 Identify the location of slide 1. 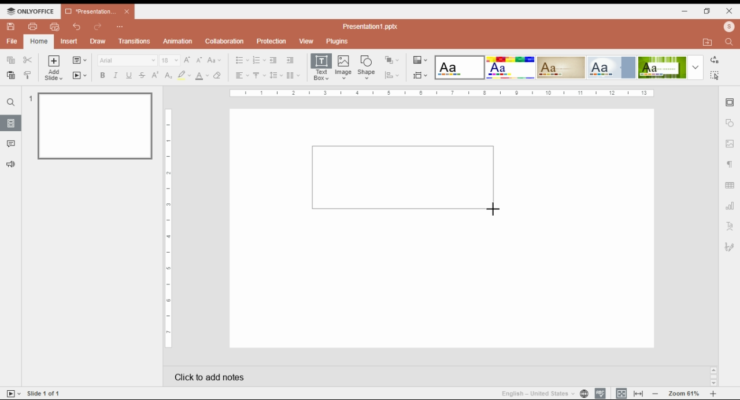
(95, 127).